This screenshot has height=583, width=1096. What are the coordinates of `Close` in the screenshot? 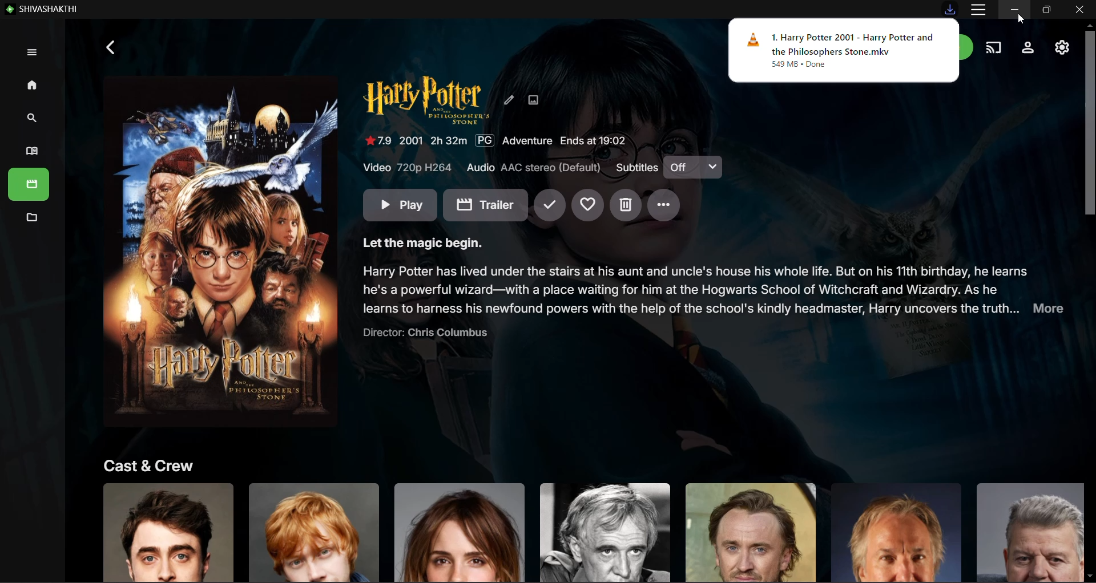 It's located at (1079, 10).